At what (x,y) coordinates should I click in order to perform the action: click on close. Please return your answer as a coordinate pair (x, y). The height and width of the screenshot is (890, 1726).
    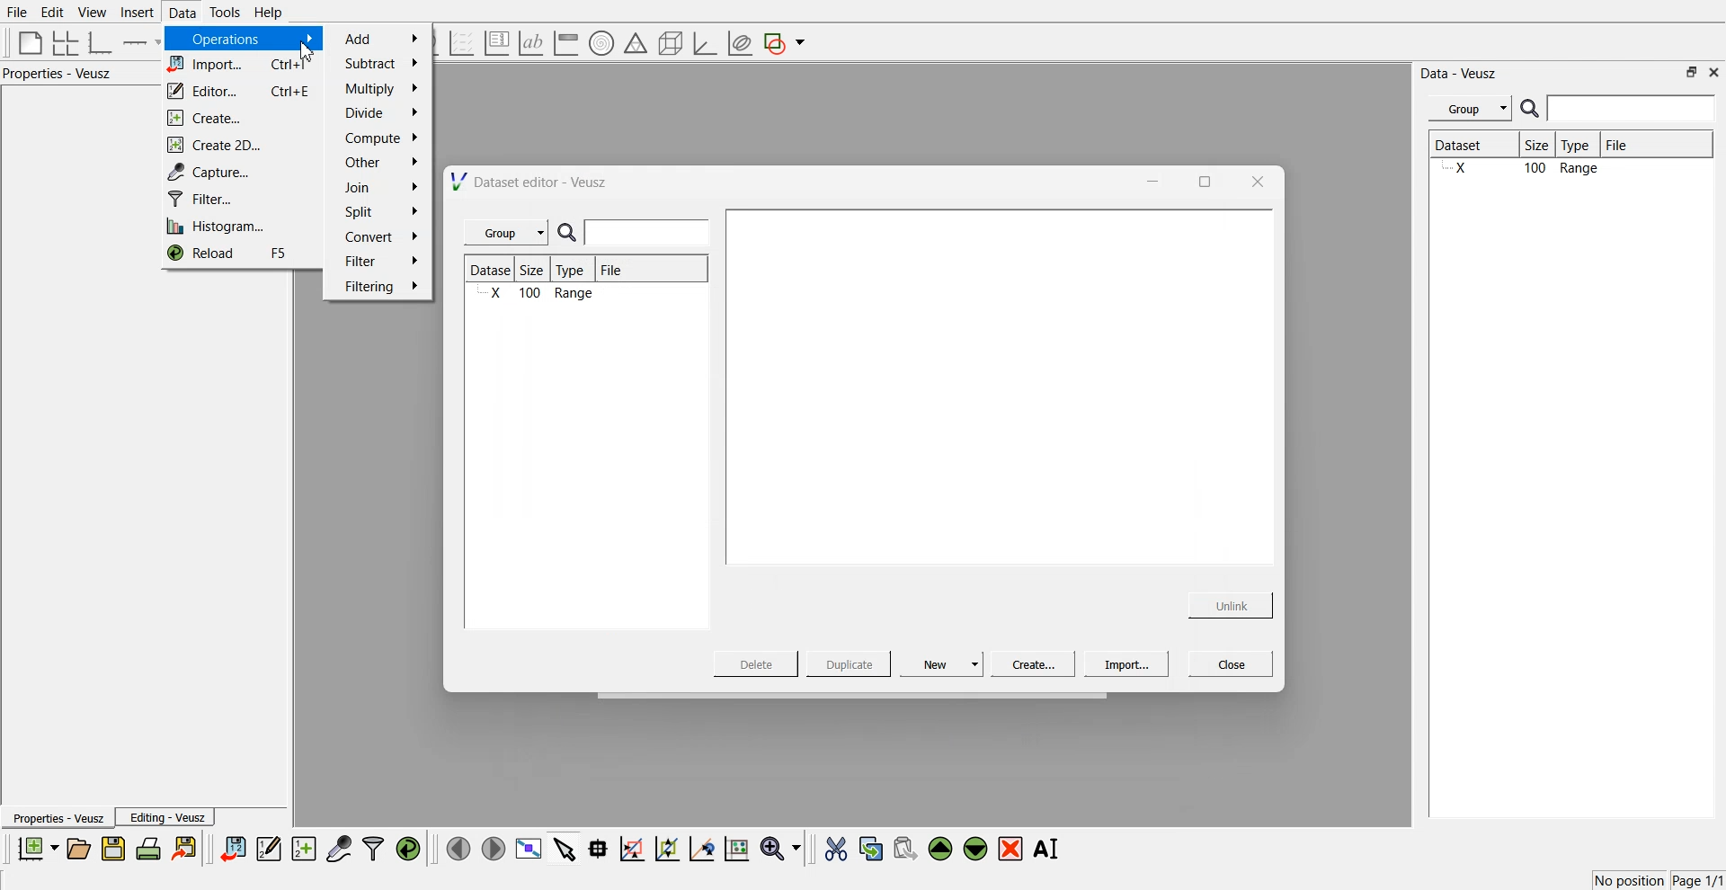
    Looking at the image, I should click on (1256, 181).